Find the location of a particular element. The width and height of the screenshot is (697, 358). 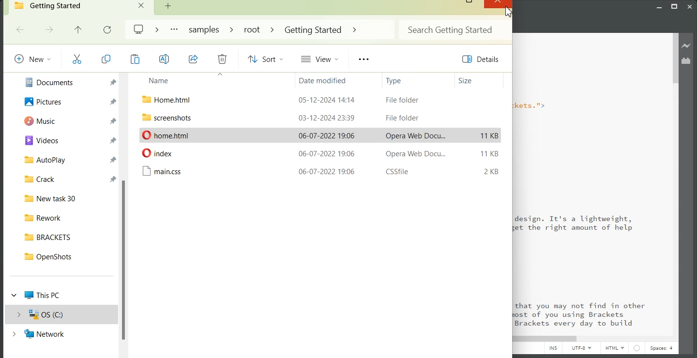

Opera Web Document is located at coordinates (414, 117).